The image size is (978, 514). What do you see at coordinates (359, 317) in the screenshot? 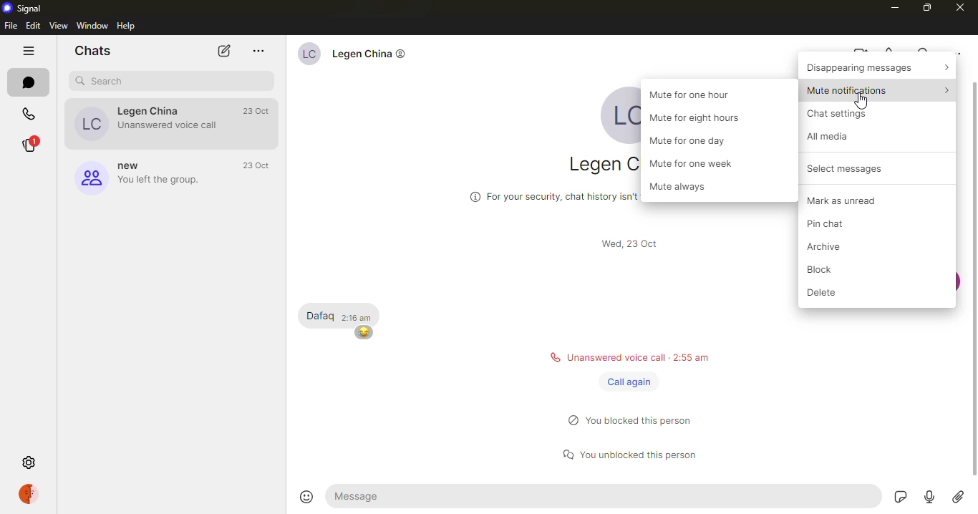
I see `time` at bounding box center [359, 317].